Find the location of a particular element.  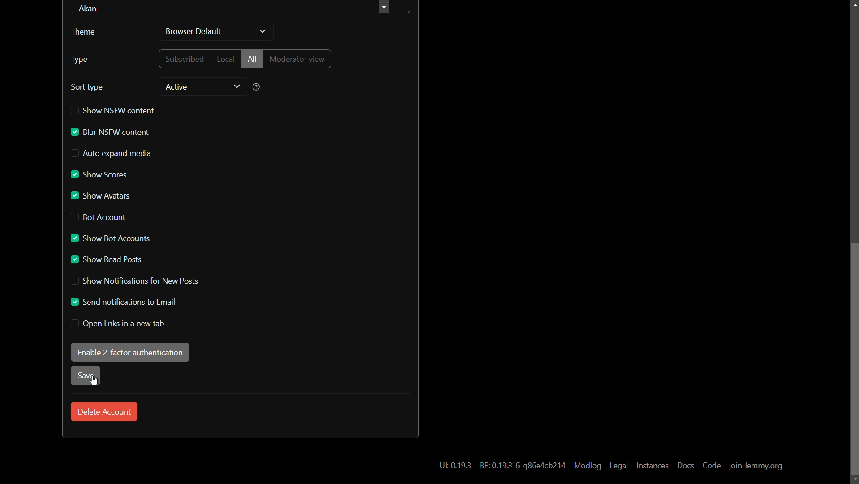

bot account is located at coordinates (98, 218).